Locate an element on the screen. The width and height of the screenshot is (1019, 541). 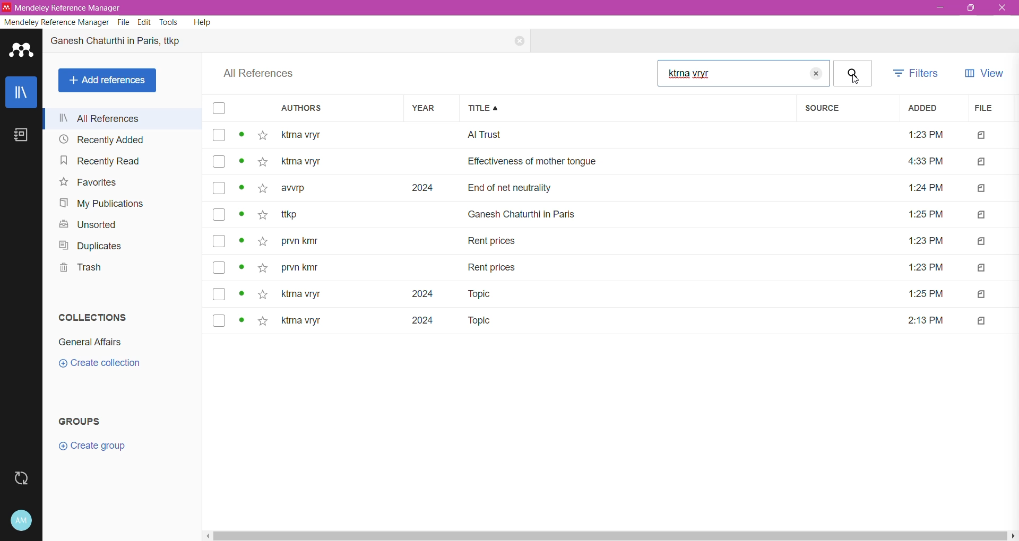
~ ktrna vryr 2024 Topic 1:25 PM is located at coordinates (614, 294).